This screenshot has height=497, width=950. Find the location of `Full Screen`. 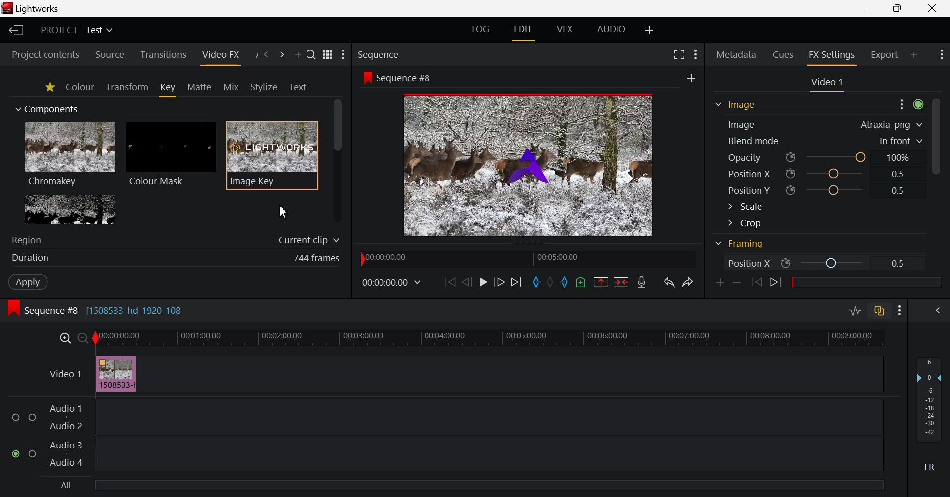

Full Screen is located at coordinates (679, 54).